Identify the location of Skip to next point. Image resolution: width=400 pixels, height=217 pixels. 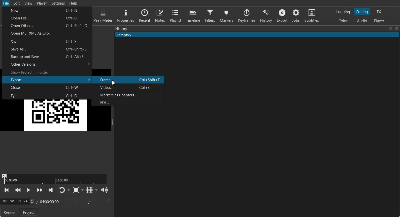
(51, 190).